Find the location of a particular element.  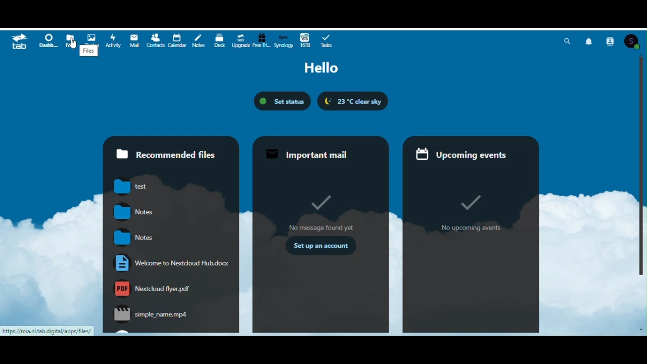

16 terabytes is located at coordinates (305, 41).